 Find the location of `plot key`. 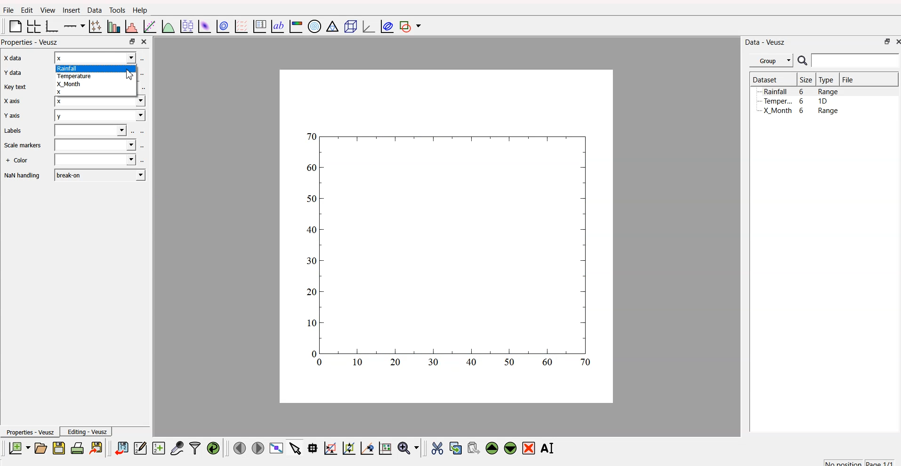

plot key is located at coordinates (259, 27).